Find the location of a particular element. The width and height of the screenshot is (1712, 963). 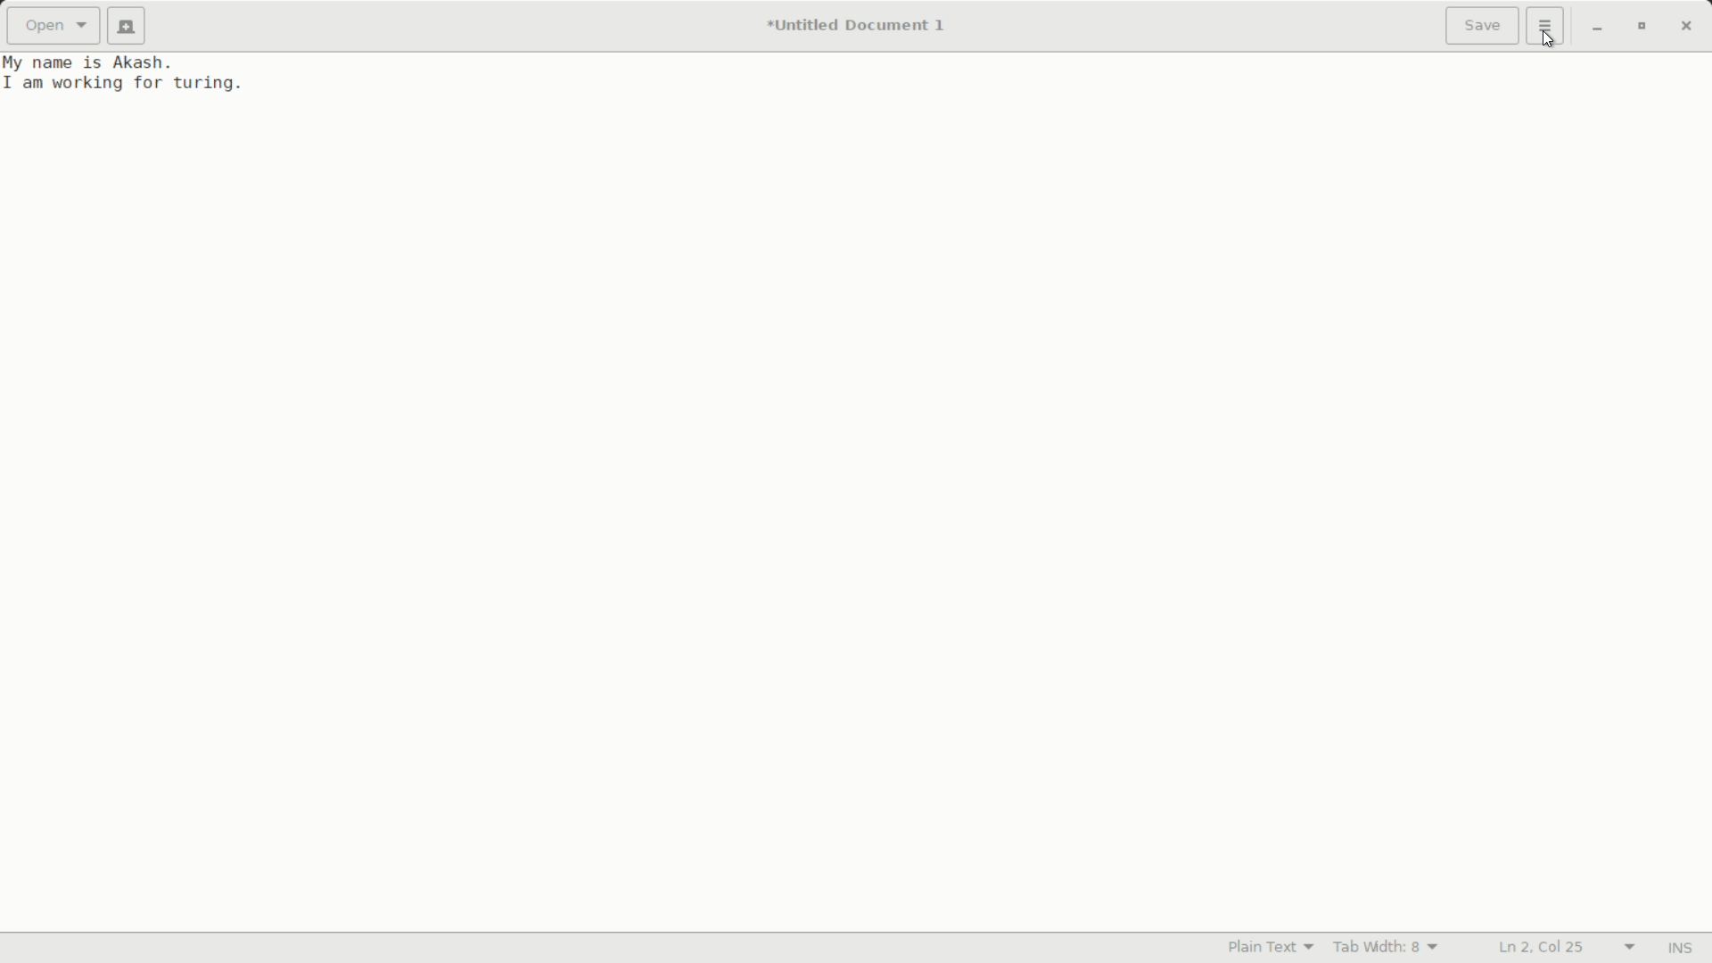

save is located at coordinates (1483, 28).